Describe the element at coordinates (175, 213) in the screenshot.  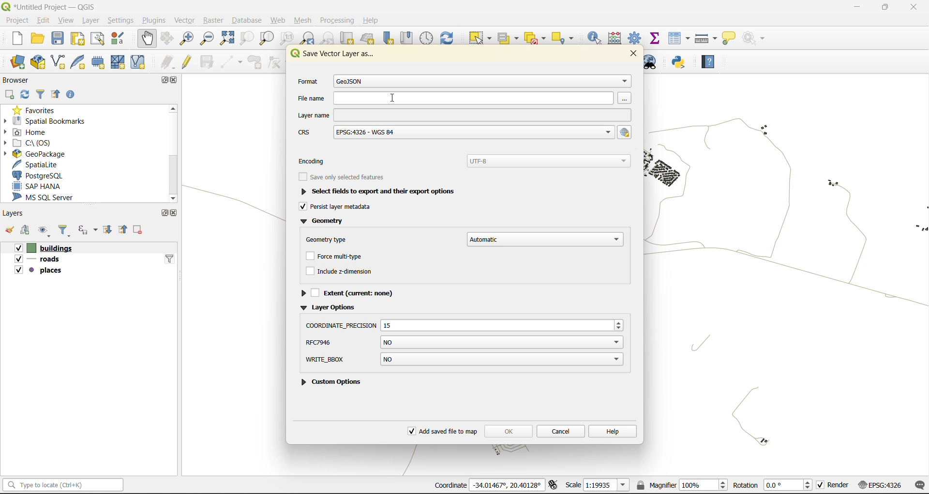
I see `close` at that location.